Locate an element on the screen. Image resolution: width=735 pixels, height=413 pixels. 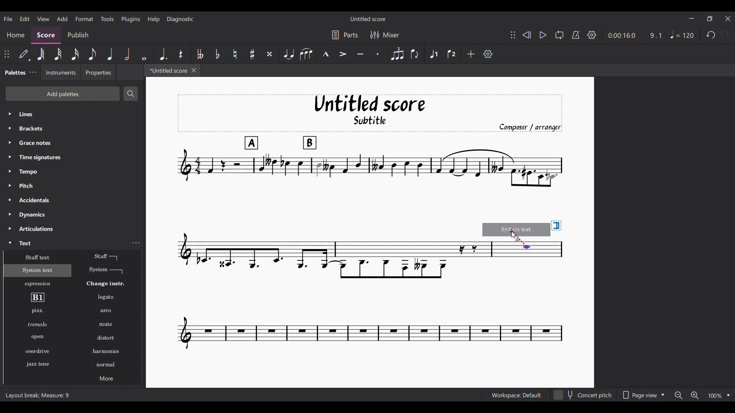
Settings is located at coordinates (592, 35).